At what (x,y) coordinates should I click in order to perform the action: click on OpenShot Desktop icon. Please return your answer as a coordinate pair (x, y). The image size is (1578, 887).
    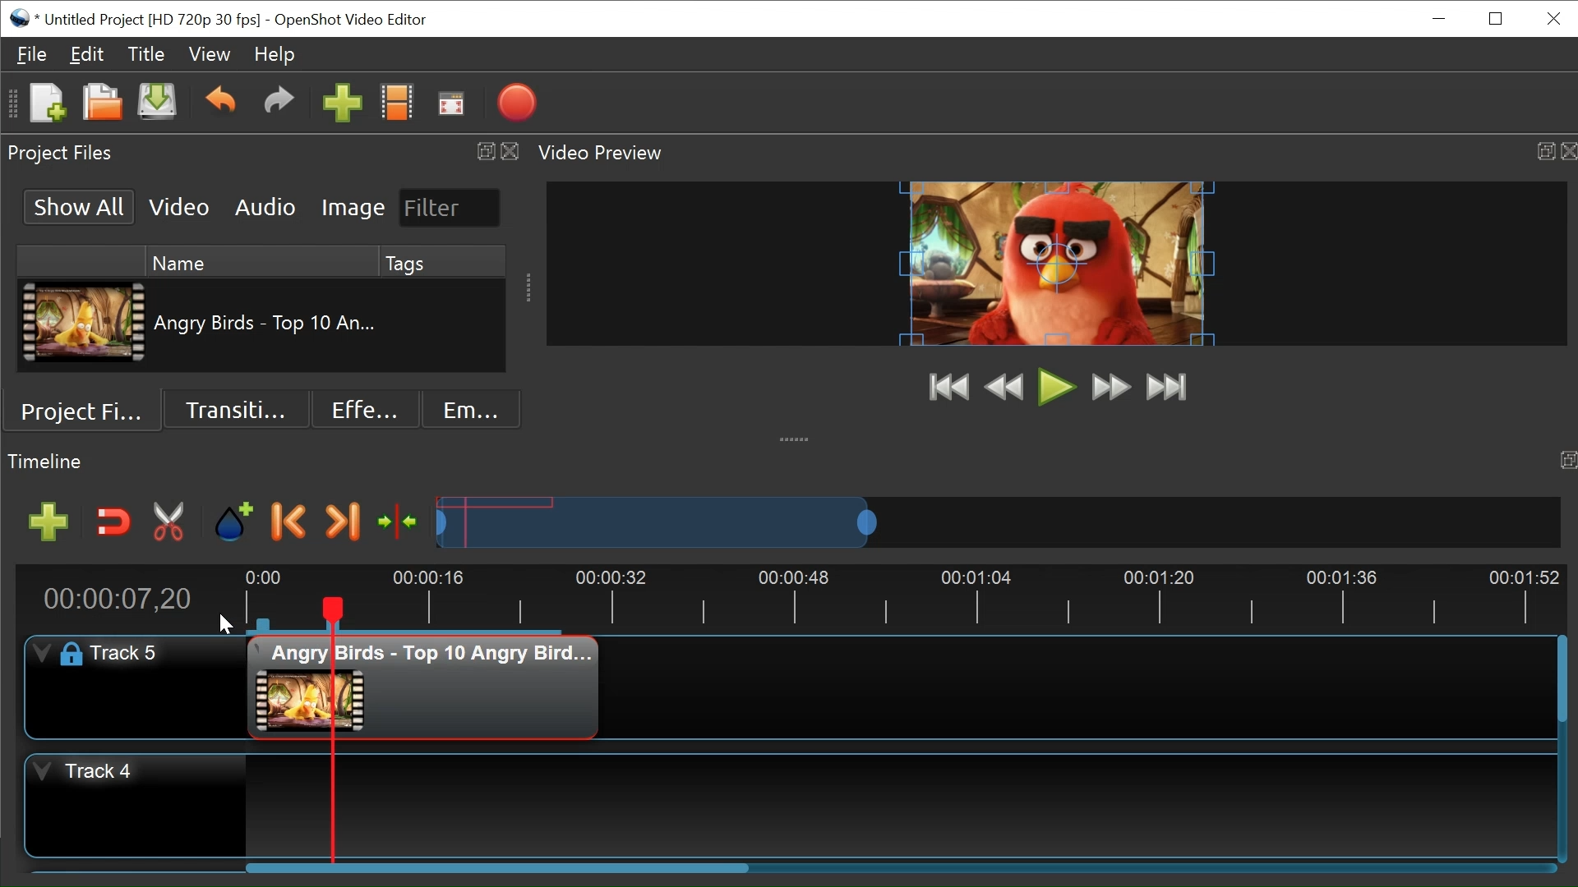
    Looking at the image, I should click on (23, 18).